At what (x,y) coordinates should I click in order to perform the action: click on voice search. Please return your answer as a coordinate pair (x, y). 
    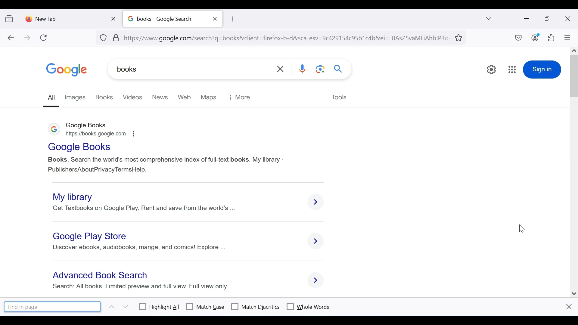
    Looking at the image, I should click on (303, 70).